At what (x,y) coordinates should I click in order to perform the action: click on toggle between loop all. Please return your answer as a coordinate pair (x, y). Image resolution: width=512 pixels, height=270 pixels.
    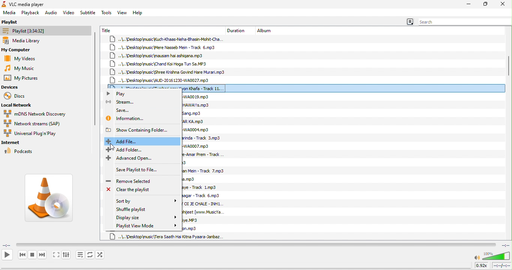
    Looking at the image, I should click on (90, 255).